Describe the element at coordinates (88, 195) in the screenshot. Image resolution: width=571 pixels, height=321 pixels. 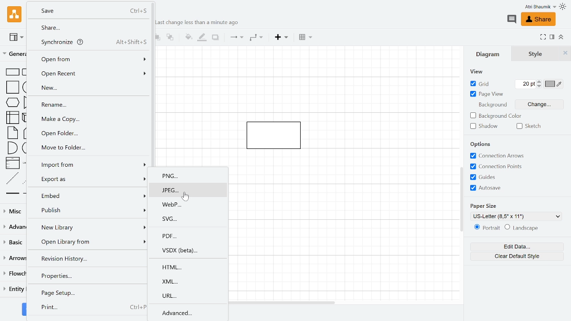
I see `Embed` at that location.